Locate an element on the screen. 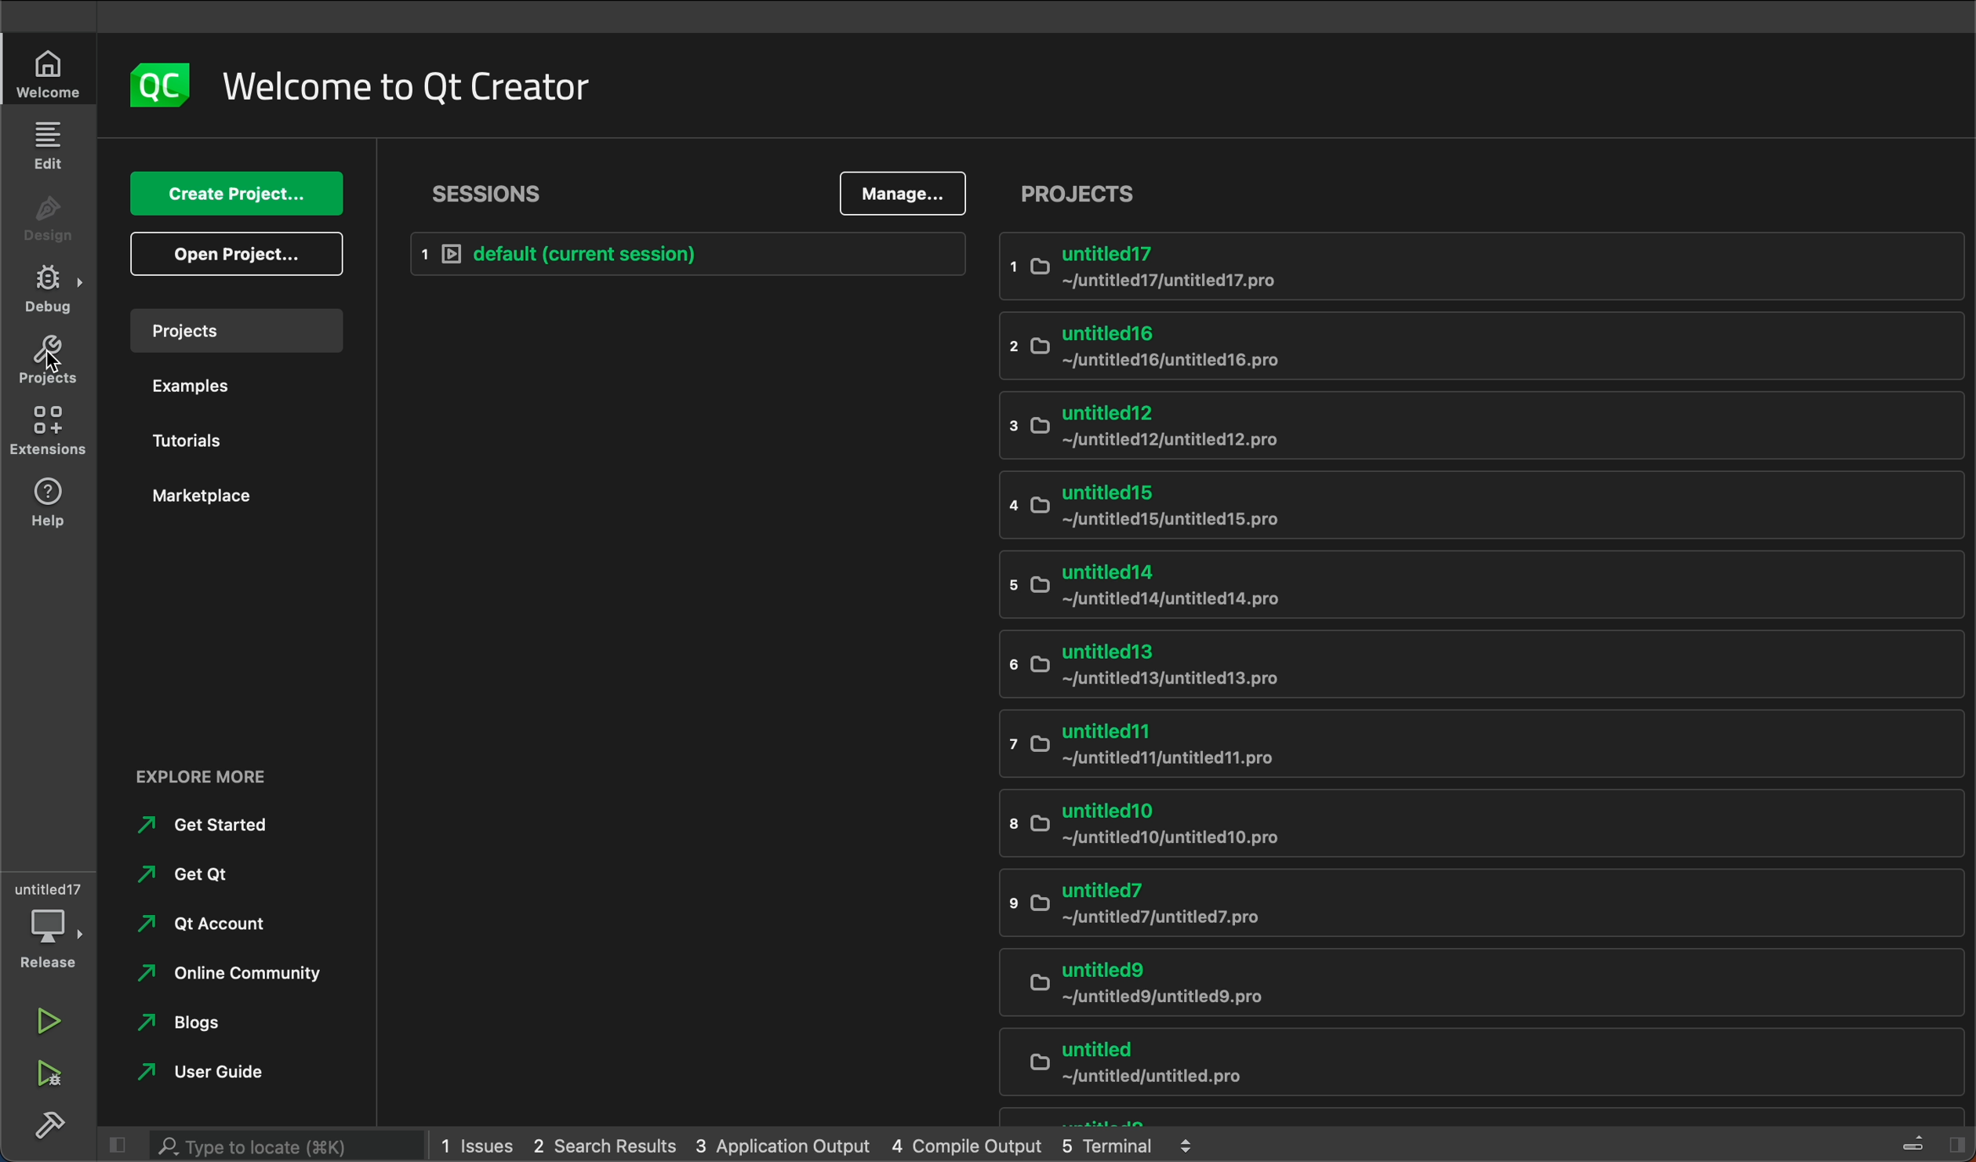 The height and width of the screenshot is (1162, 1976). build is located at coordinates (53, 1128).